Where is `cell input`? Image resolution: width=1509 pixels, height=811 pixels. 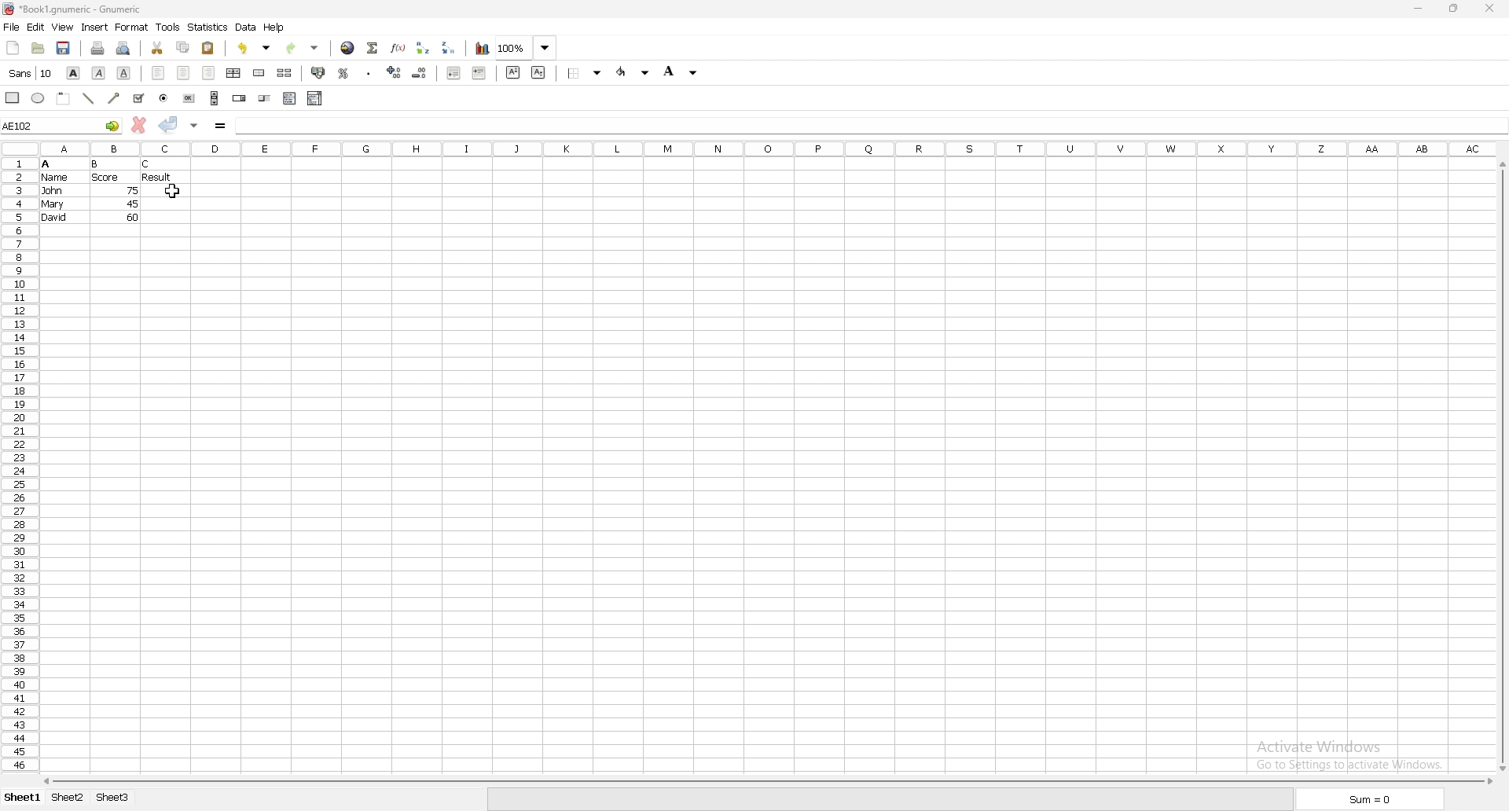
cell input is located at coordinates (872, 122).